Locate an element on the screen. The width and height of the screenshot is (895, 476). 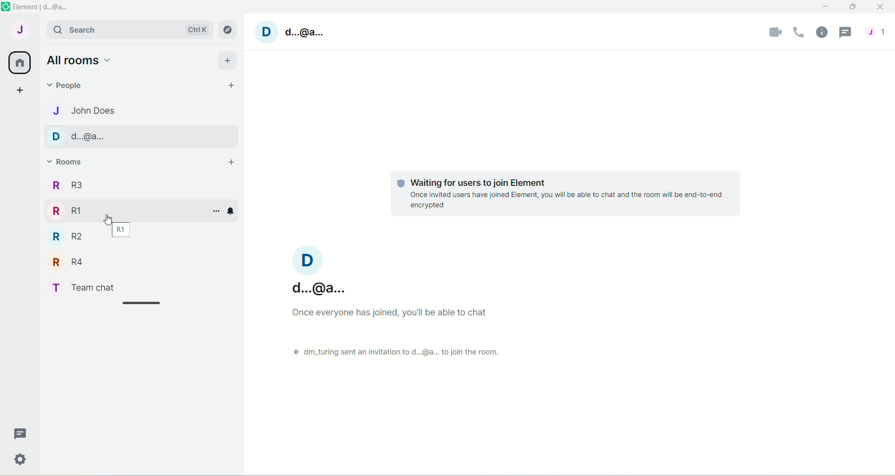
Message is located at coordinates (22, 433).